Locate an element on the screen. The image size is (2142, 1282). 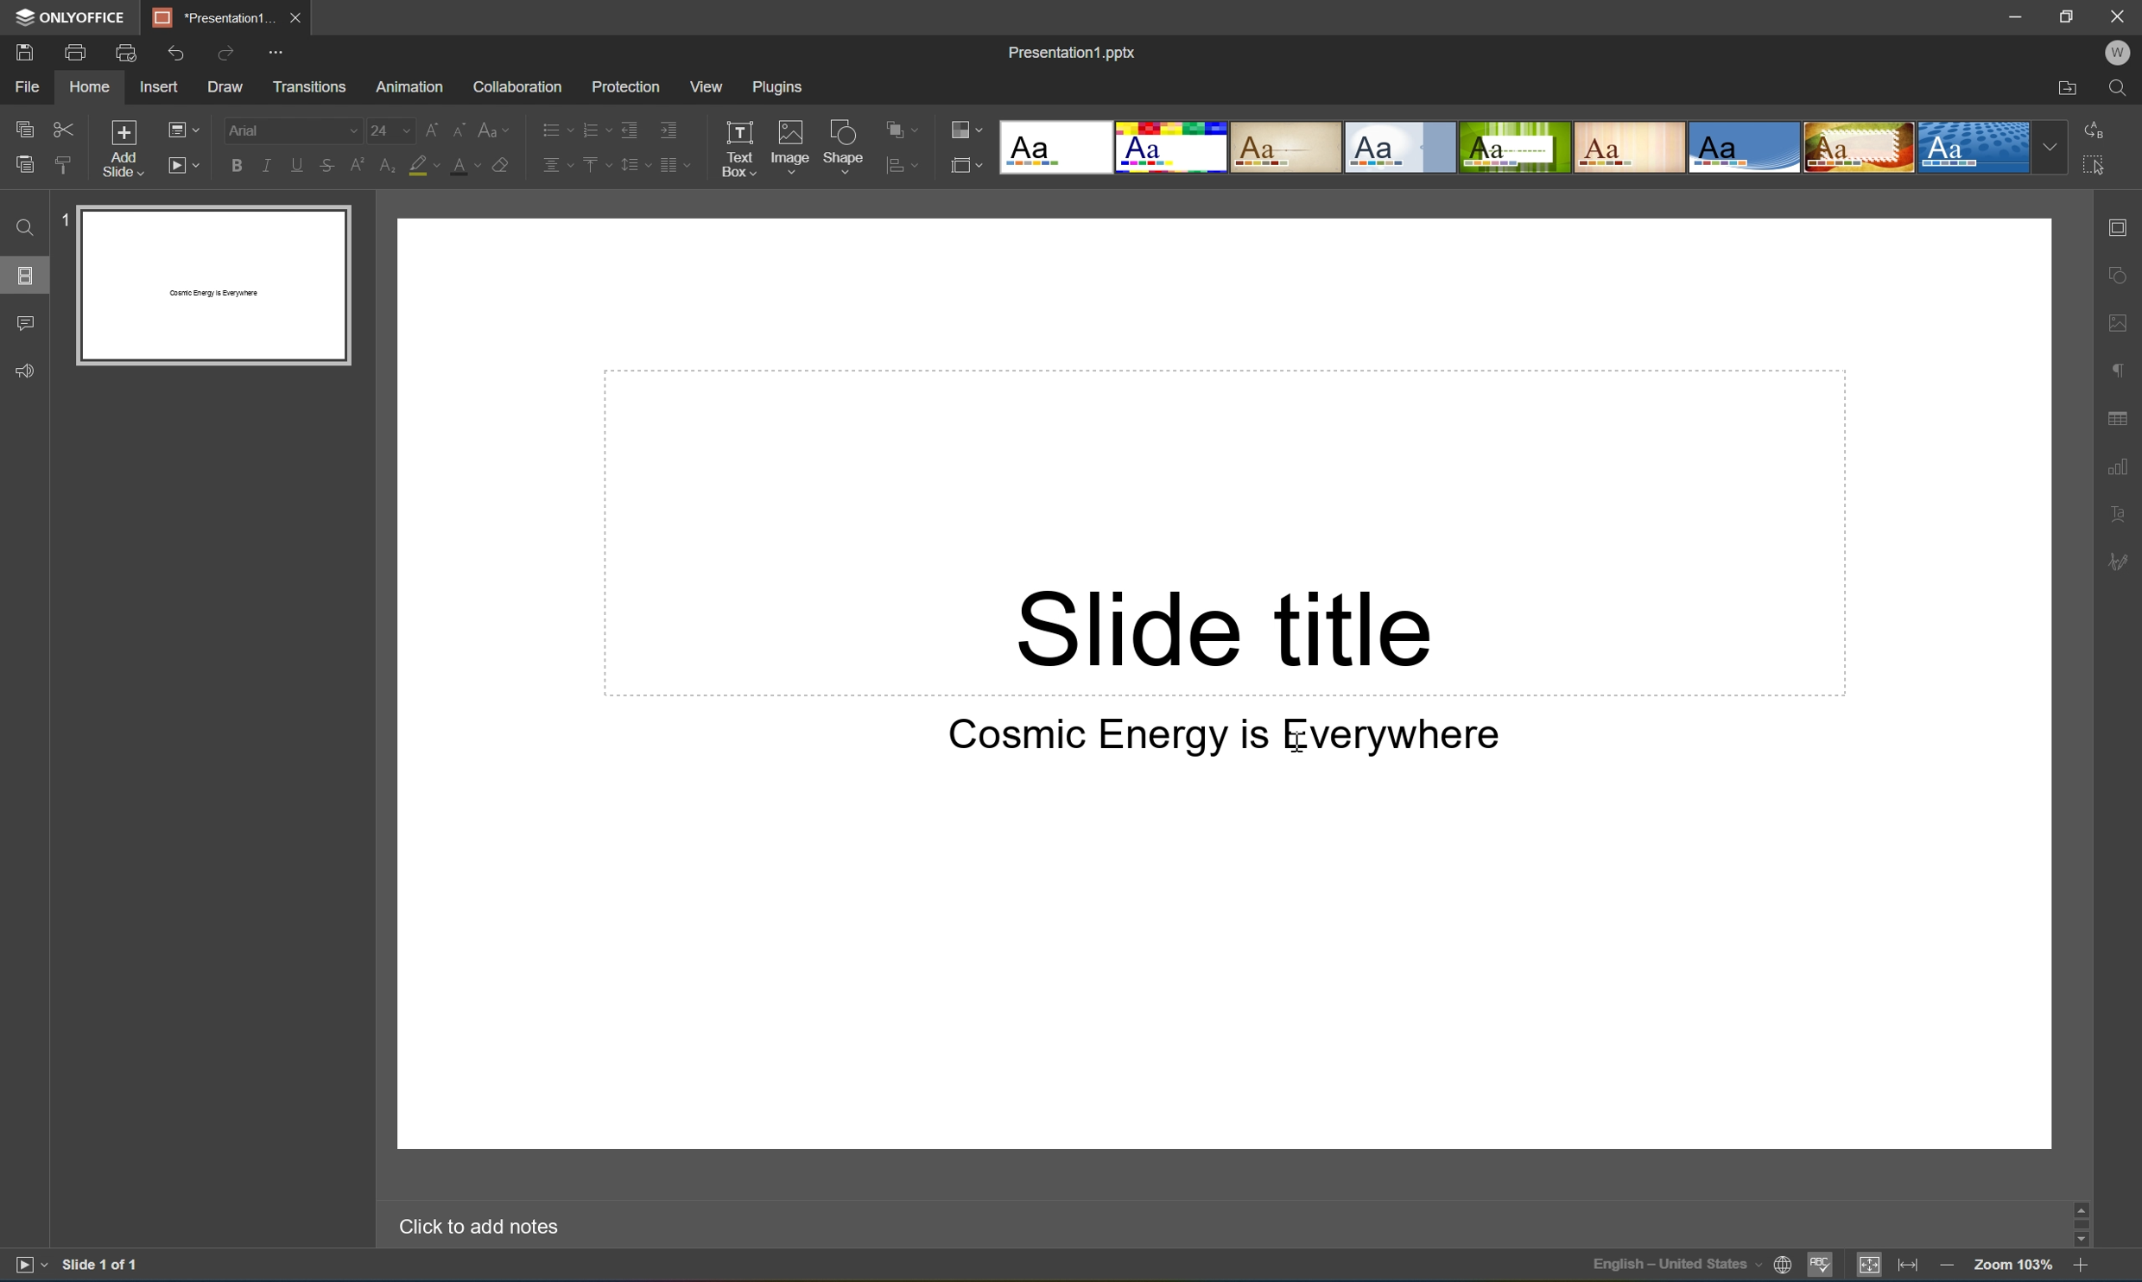
Align Horizontal is located at coordinates (555, 164).